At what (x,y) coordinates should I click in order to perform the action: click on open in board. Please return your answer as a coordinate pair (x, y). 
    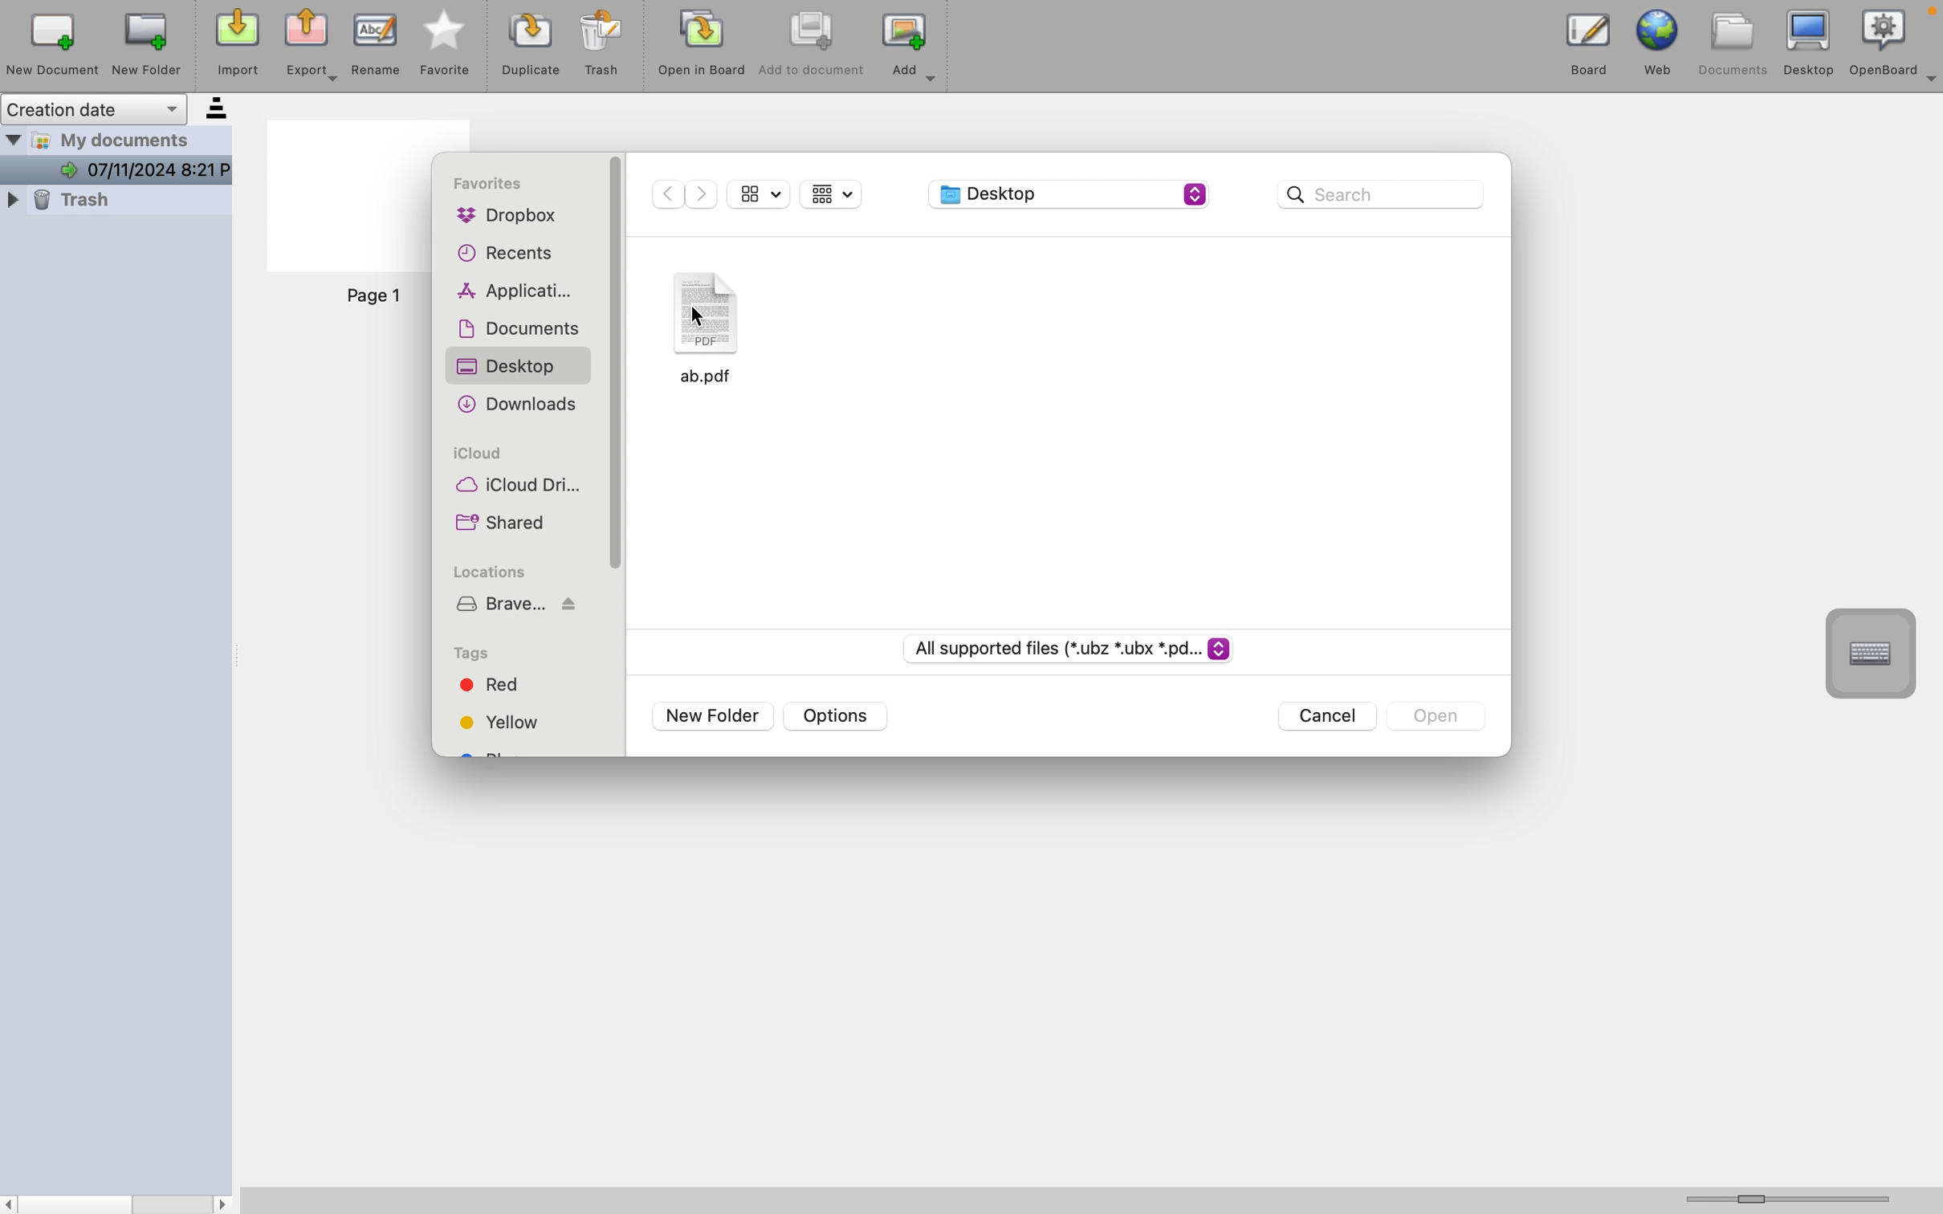
    Looking at the image, I should click on (703, 49).